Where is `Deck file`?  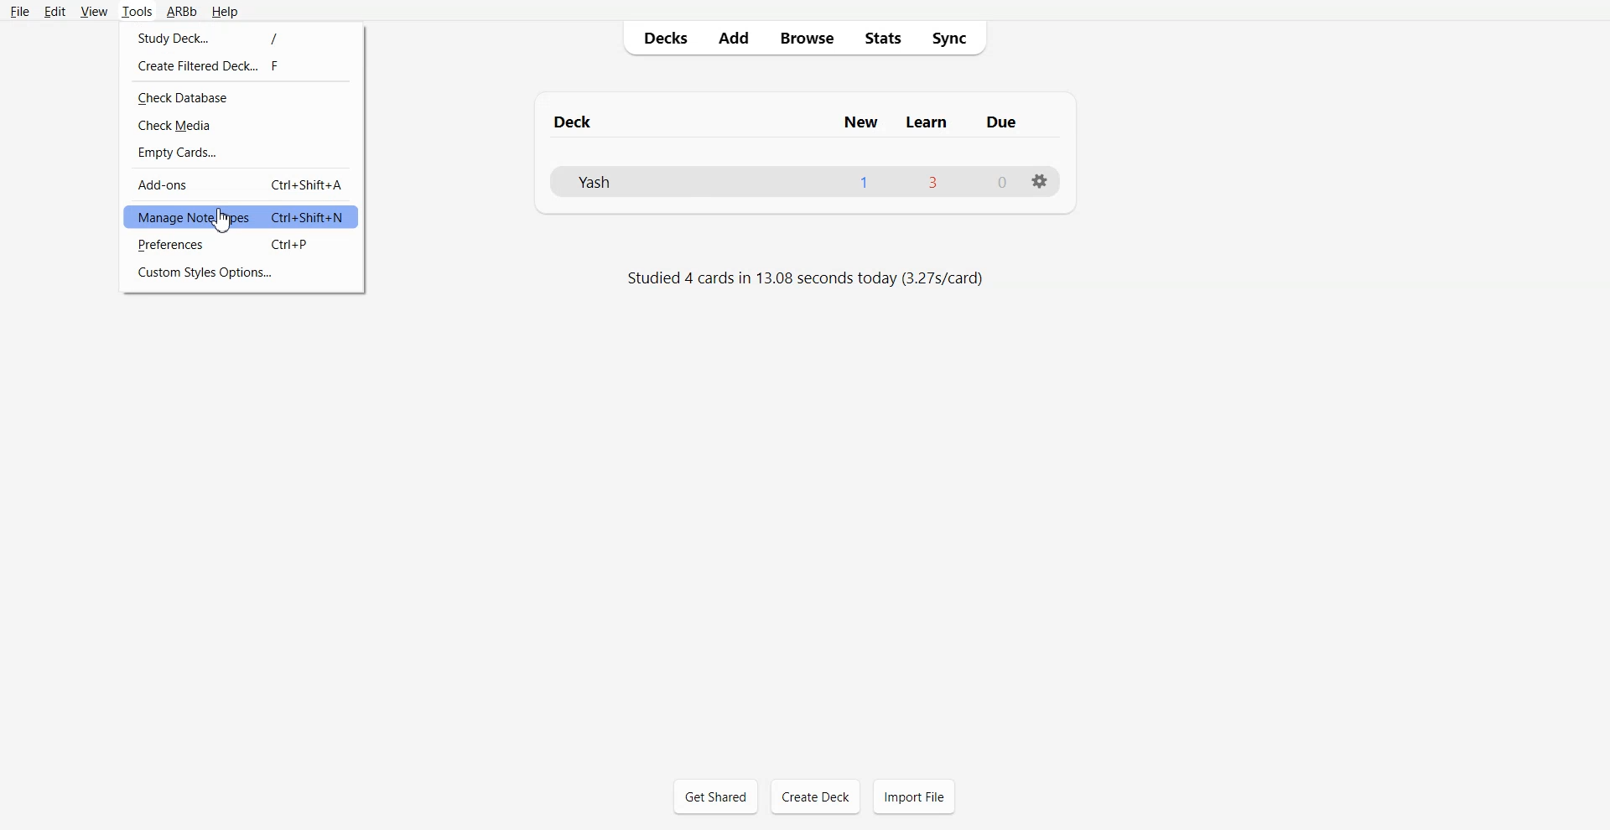 Deck file is located at coordinates (803, 181).